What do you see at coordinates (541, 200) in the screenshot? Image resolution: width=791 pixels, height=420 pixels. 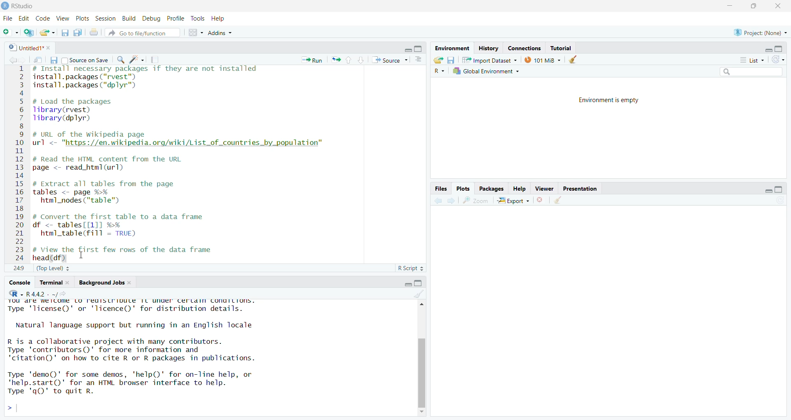 I see `close` at bounding box center [541, 200].